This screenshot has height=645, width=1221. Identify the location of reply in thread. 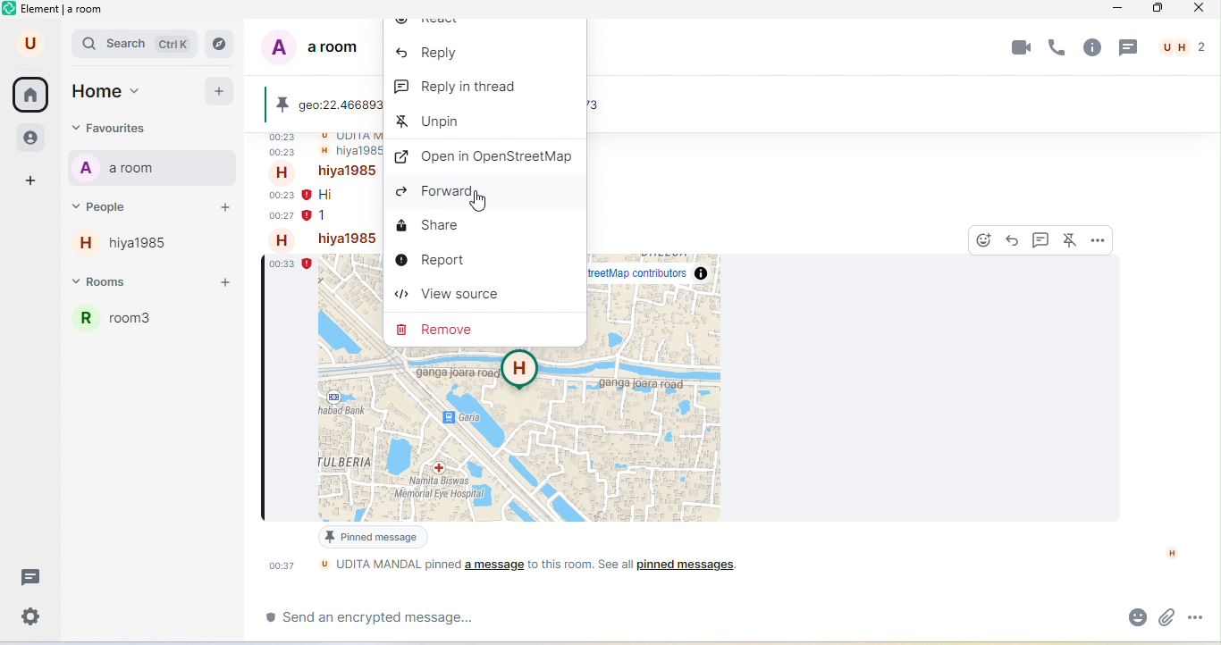
(1041, 239).